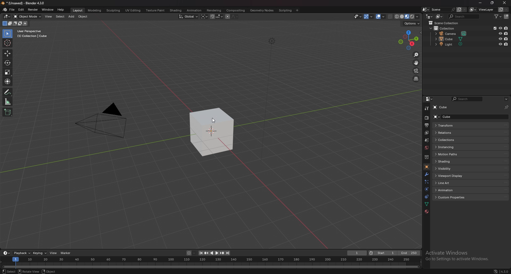 Image resolution: width=511 pixels, height=274 pixels. I want to click on hide in viewport, so click(500, 39).